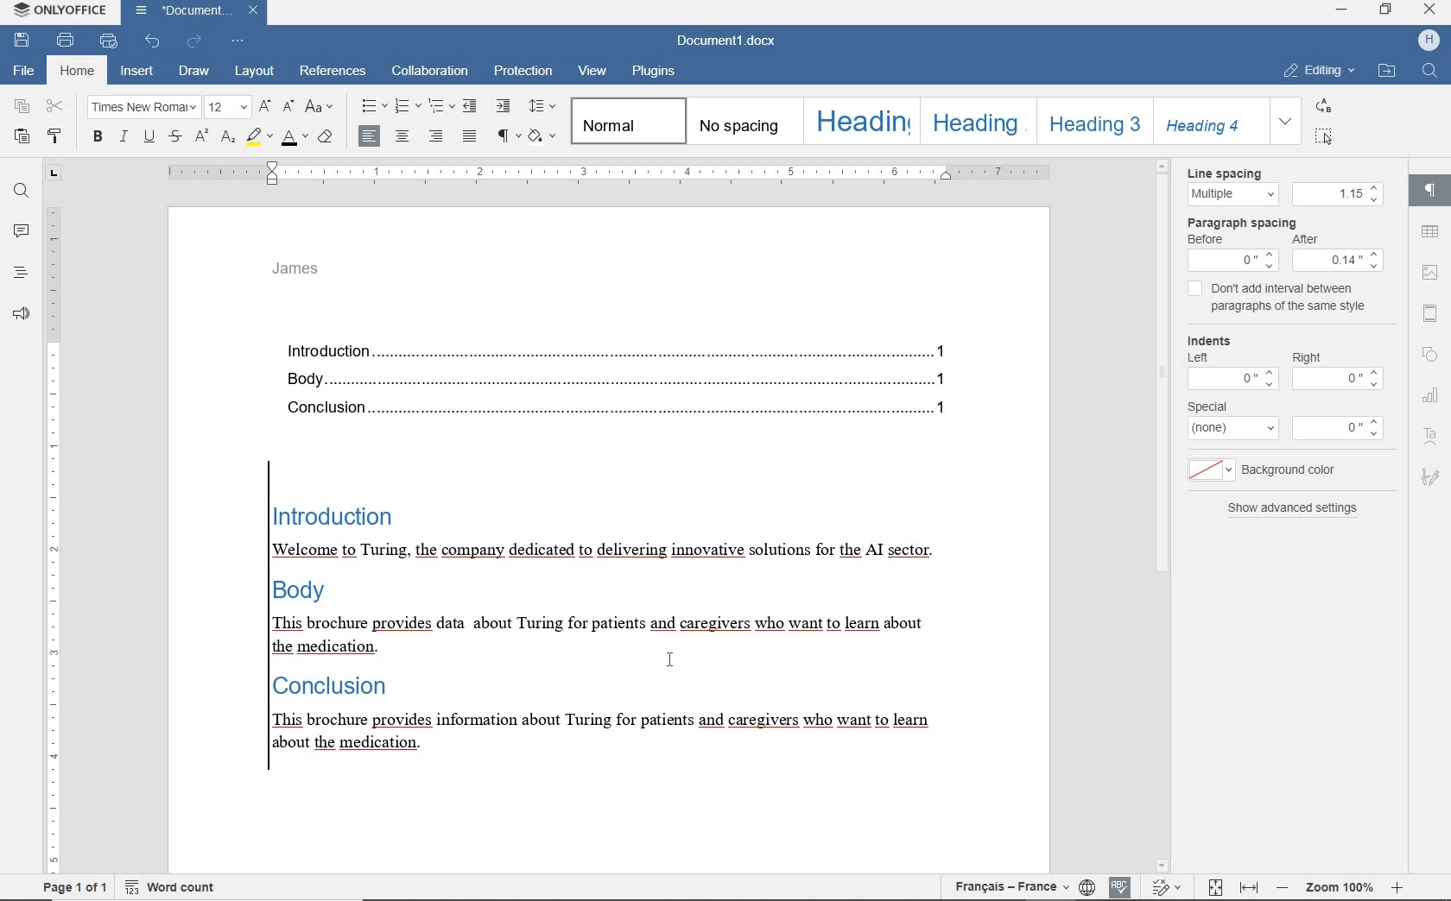 This screenshot has width=1451, height=901. Describe the element at coordinates (20, 274) in the screenshot. I see `headings` at that location.